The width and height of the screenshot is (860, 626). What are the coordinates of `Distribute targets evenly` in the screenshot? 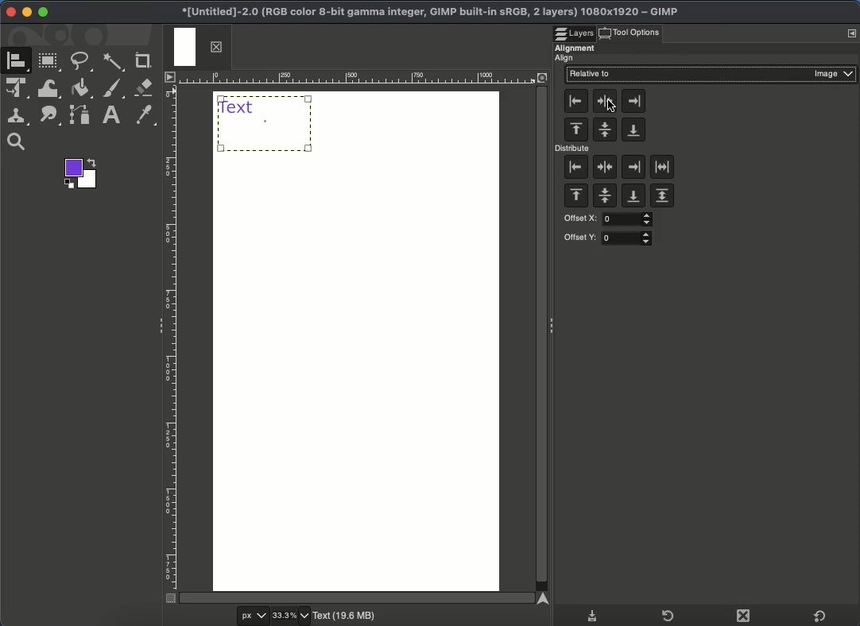 It's located at (663, 168).